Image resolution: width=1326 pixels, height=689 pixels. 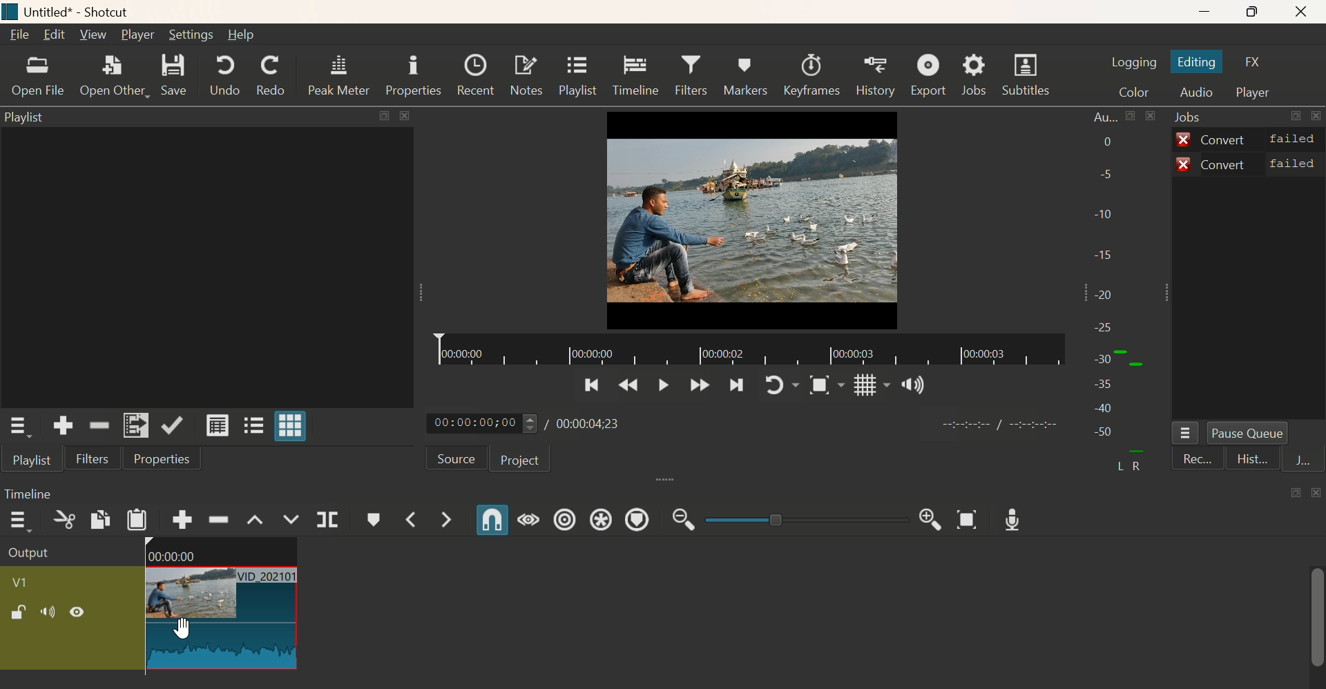 I want to click on Previous Marker, so click(x=419, y=520).